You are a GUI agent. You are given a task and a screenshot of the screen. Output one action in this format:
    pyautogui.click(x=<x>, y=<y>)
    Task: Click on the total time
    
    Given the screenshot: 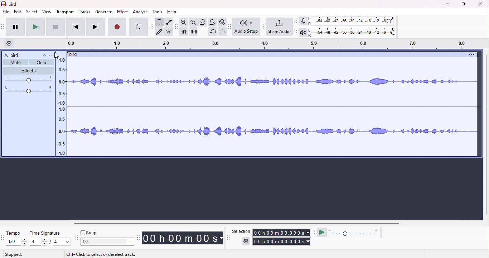 What is the action you would take?
    pyautogui.click(x=282, y=242)
    